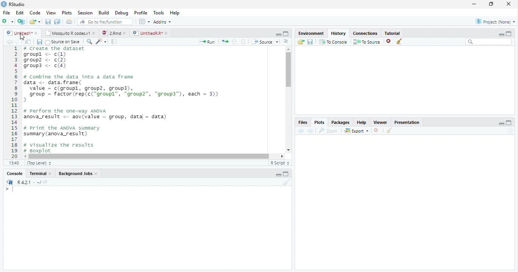 The height and width of the screenshot is (272, 518). Describe the element at coordinates (489, 42) in the screenshot. I see `Search` at that location.